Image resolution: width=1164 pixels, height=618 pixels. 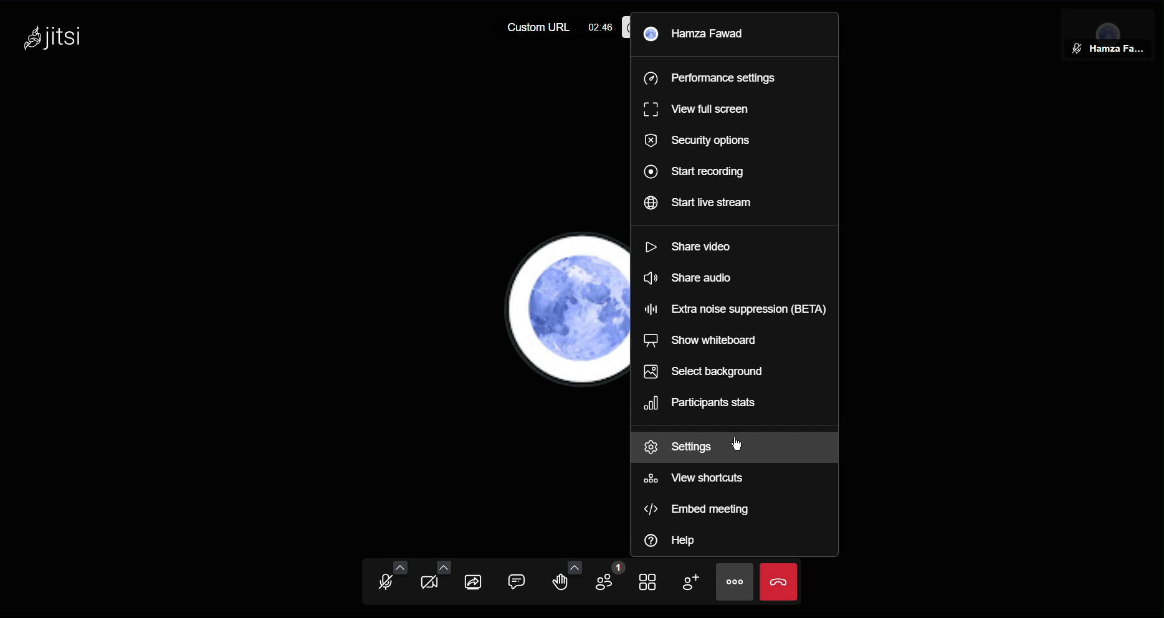 What do you see at coordinates (567, 308) in the screenshot?
I see `Account Profile Picture` at bounding box center [567, 308].